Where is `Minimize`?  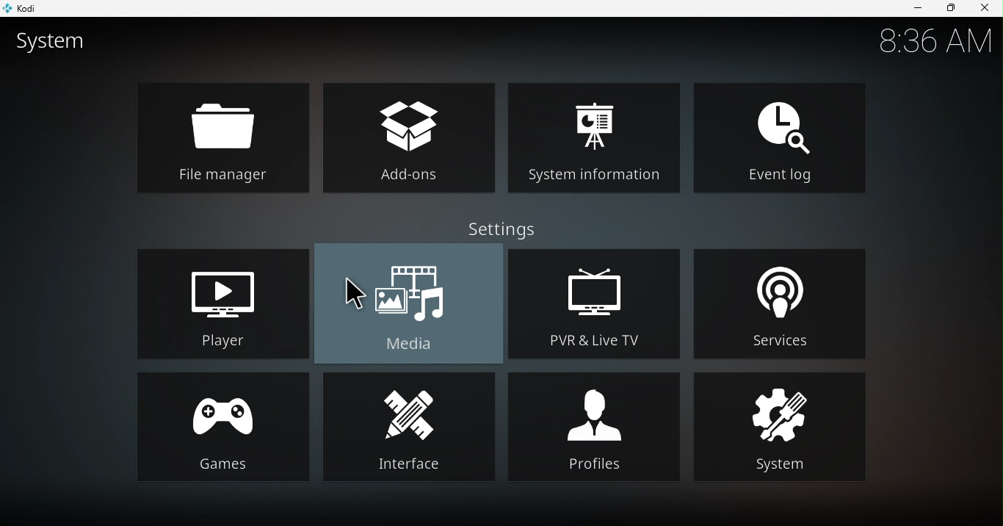
Minimize is located at coordinates (912, 9).